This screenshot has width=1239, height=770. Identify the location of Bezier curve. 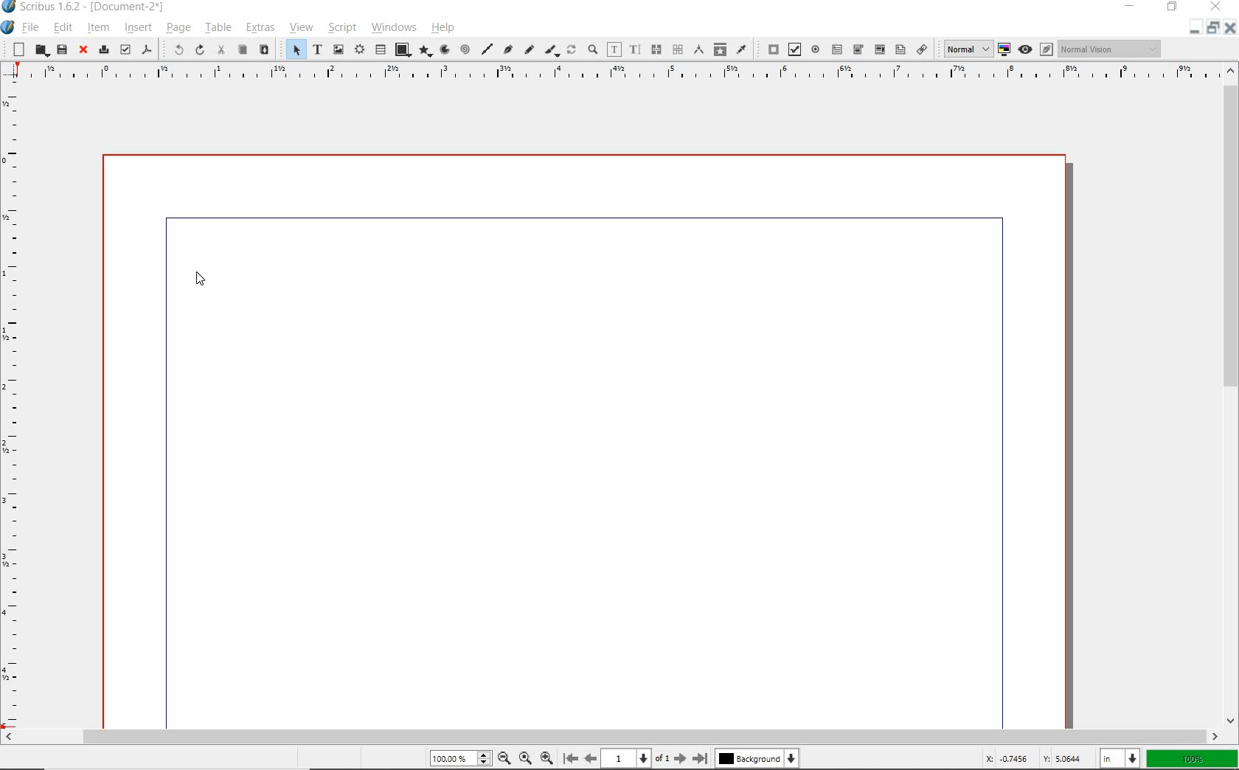
(509, 50).